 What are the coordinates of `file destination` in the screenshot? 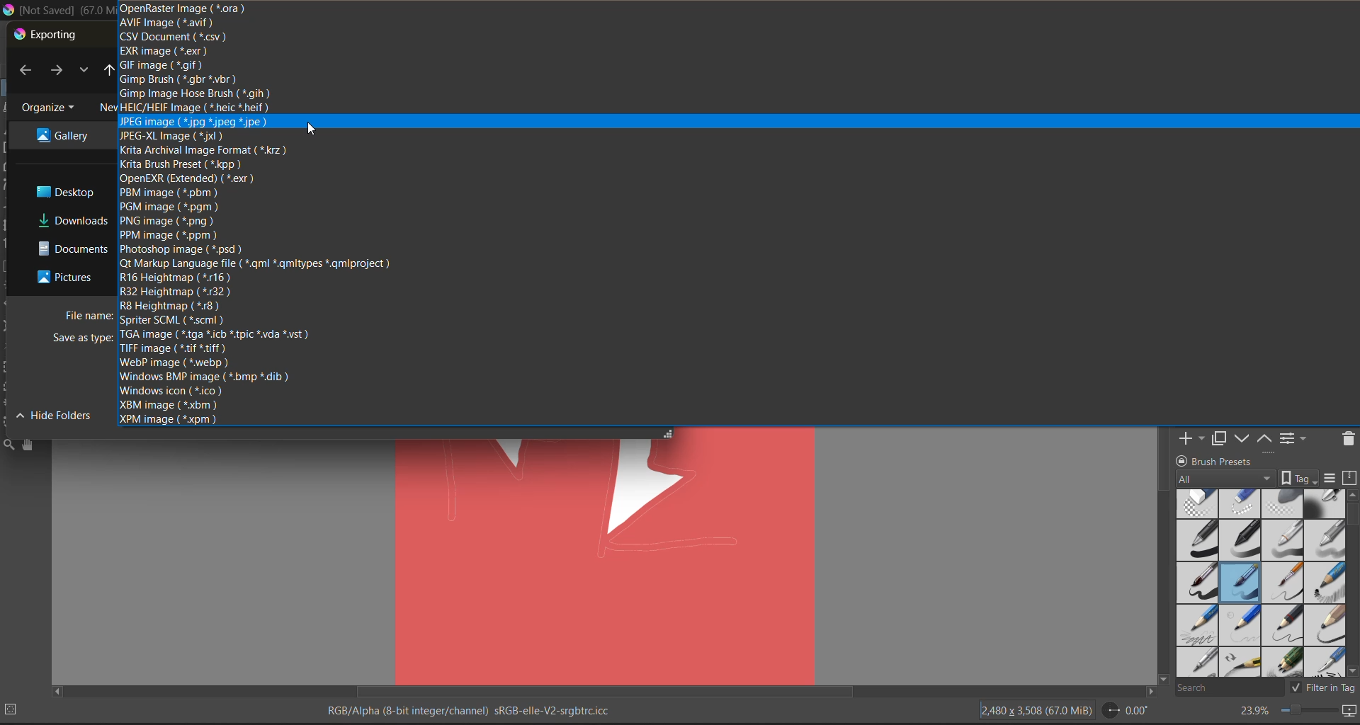 It's located at (72, 221).